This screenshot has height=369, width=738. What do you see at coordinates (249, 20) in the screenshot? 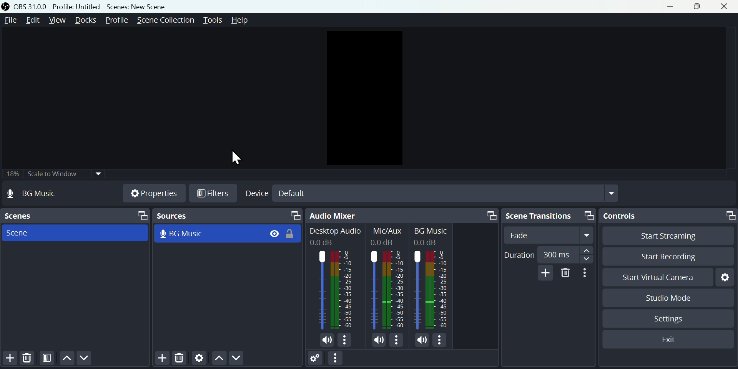
I see `help` at bounding box center [249, 20].